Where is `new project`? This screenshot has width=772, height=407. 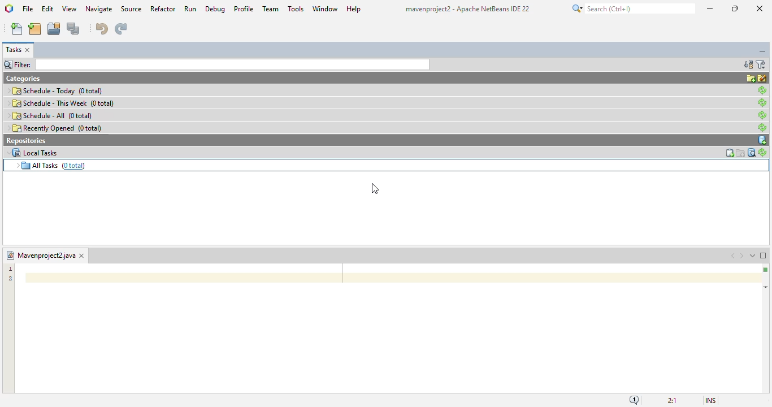 new project is located at coordinates (35, 29).